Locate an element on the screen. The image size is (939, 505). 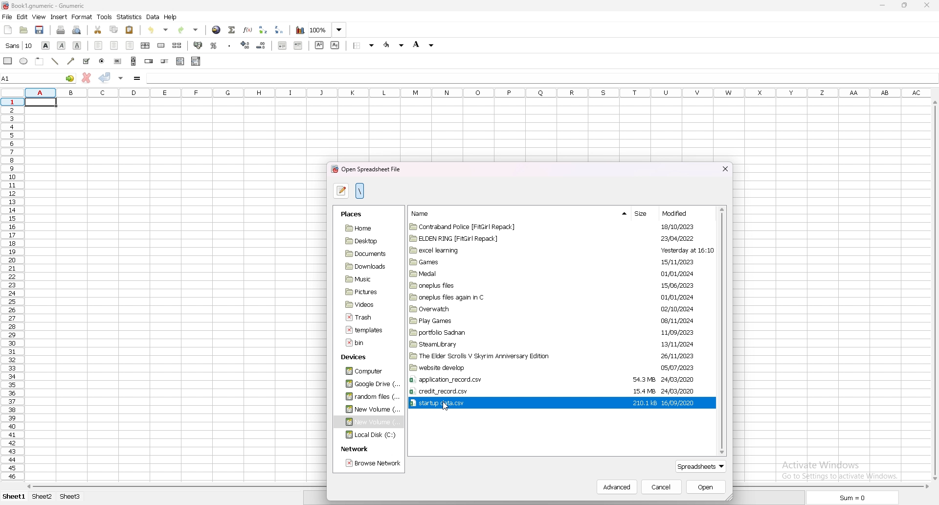
frame is located at coordinates (6, 62).